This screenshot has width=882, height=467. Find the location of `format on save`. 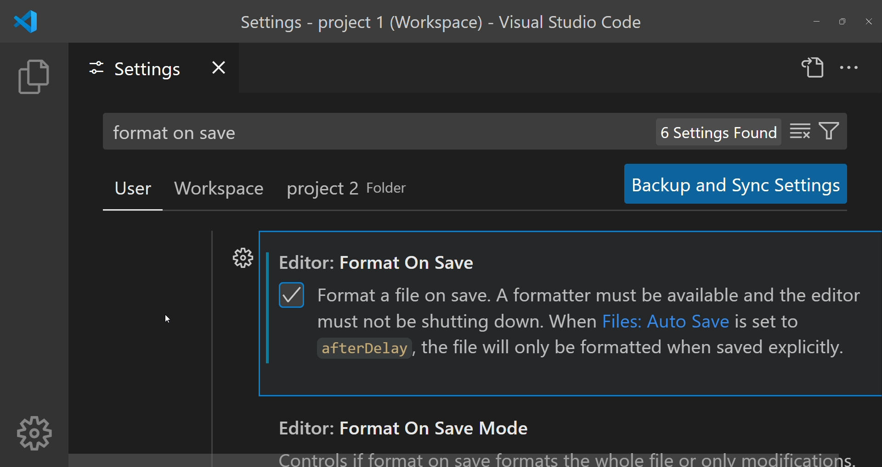

format on save is located at coordinates (180, 132).